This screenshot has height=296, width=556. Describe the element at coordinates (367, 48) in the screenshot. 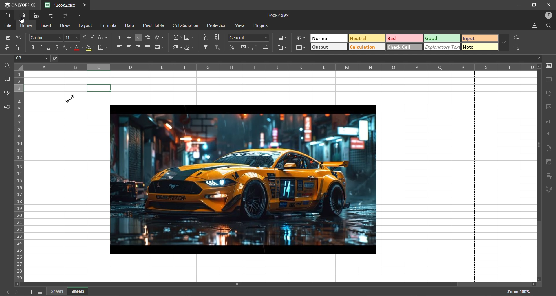

I see `calculation` at that location.